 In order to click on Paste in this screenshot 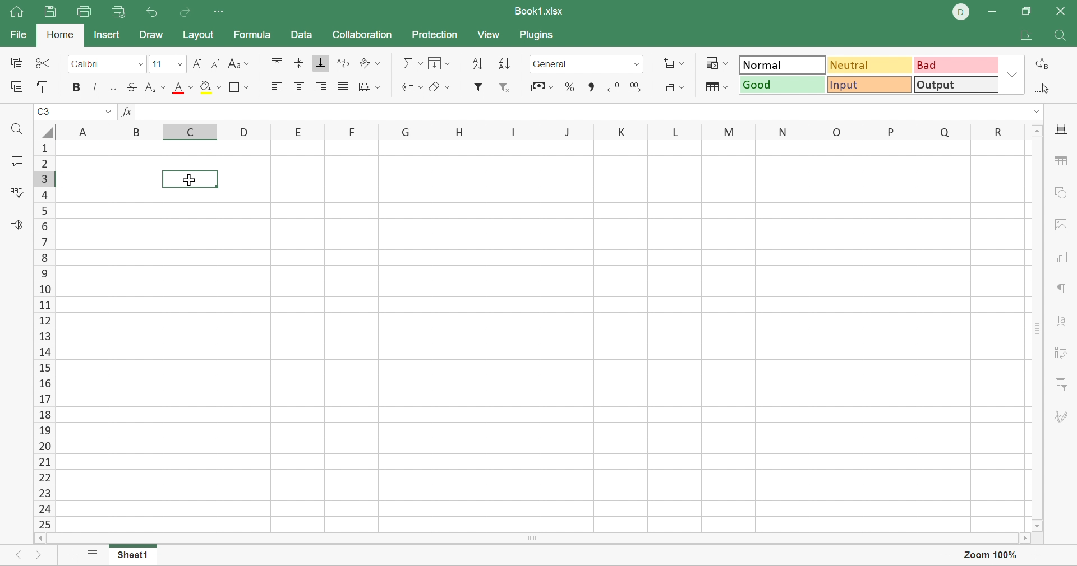, I will do `click(18, 86)`.